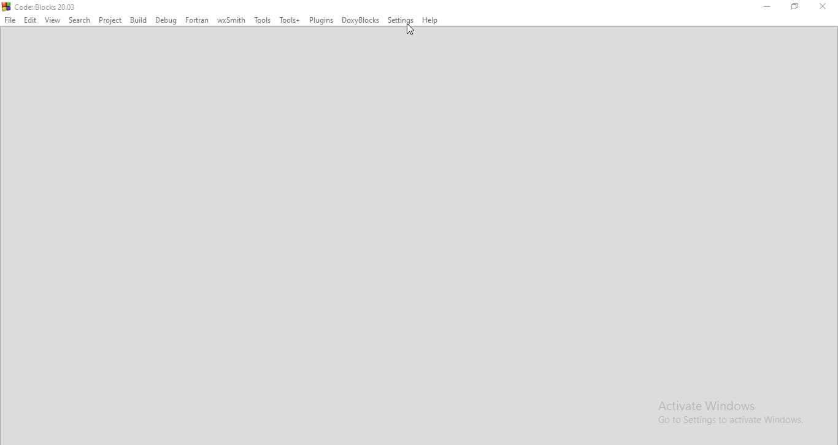 This screenshot has height=445, width=838. I want to click on wxSmith, so click(230, 20).